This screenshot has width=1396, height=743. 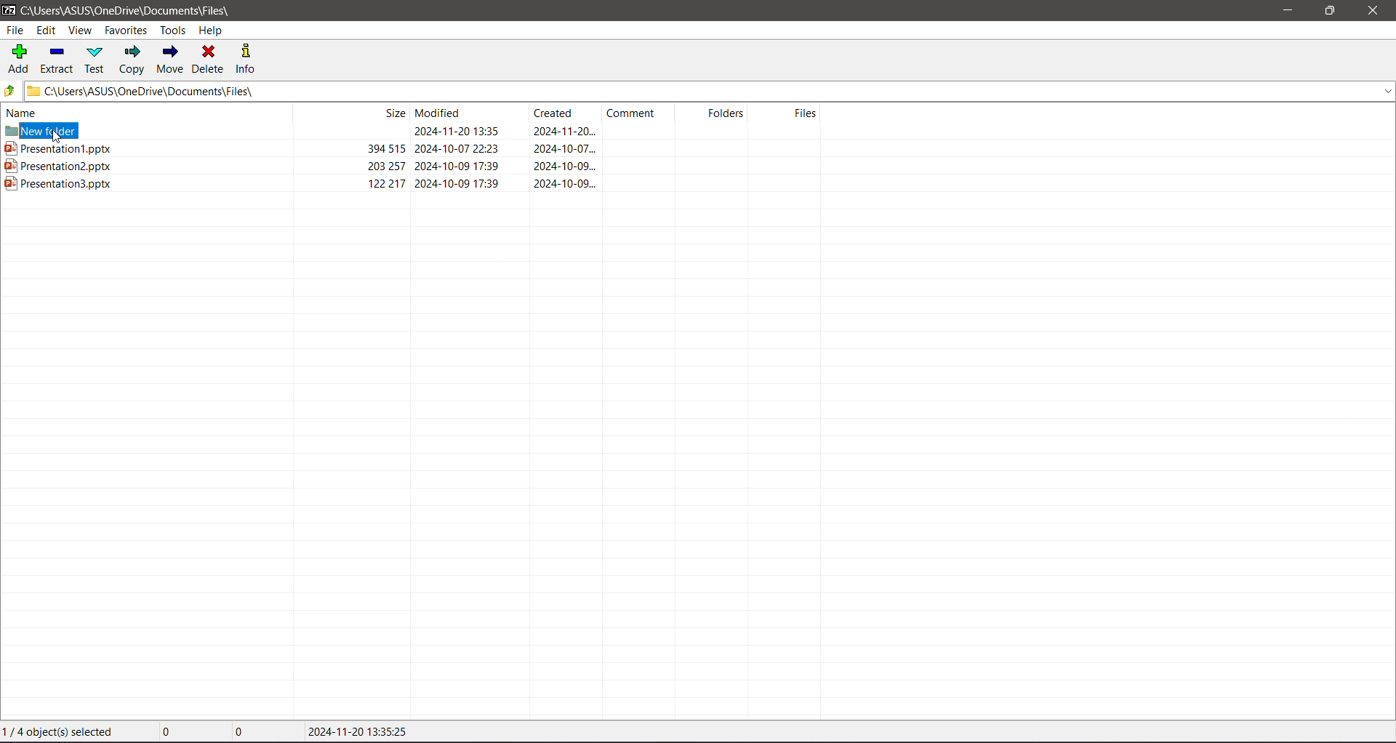 What do you see at coordinates (20, 58) in the screenshot?
I see `Add` at bounding box center [20, 58].